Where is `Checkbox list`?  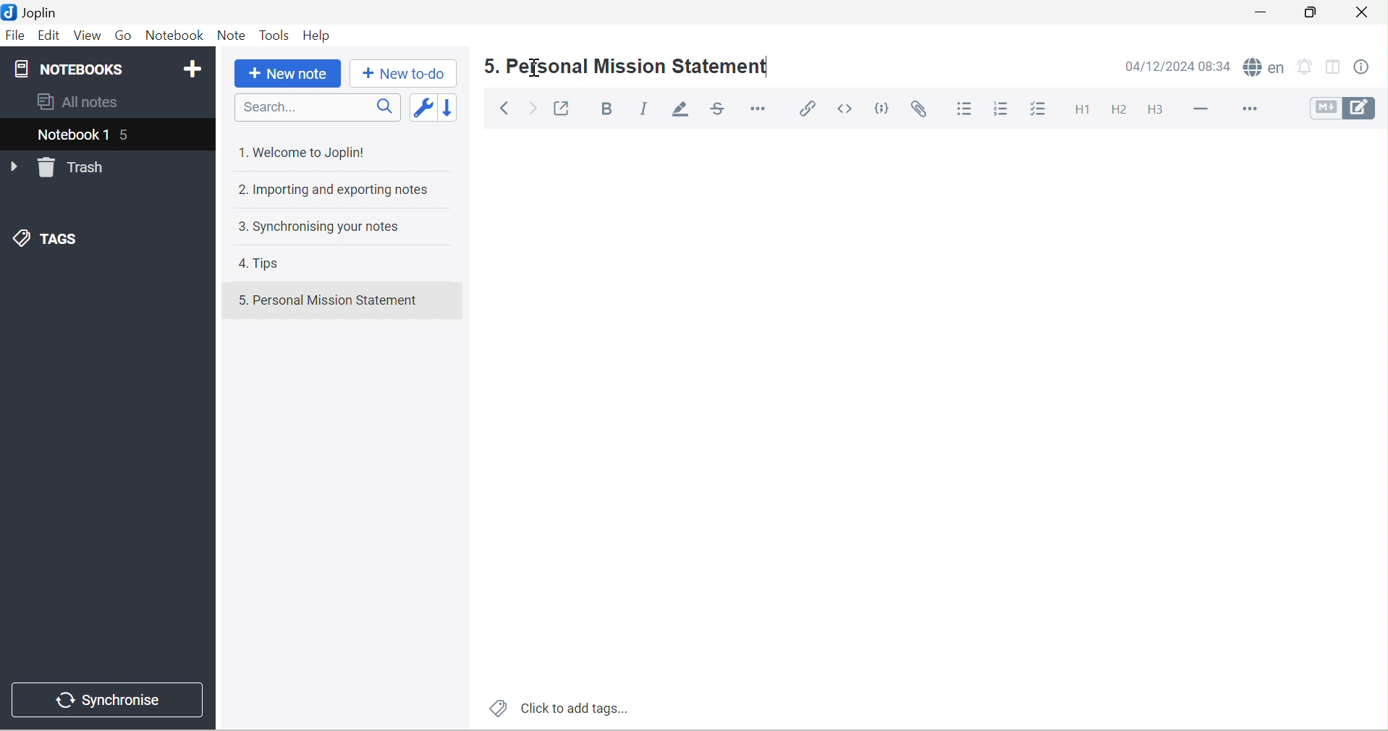
Checkbox list is located at coordinates (1041, 109).